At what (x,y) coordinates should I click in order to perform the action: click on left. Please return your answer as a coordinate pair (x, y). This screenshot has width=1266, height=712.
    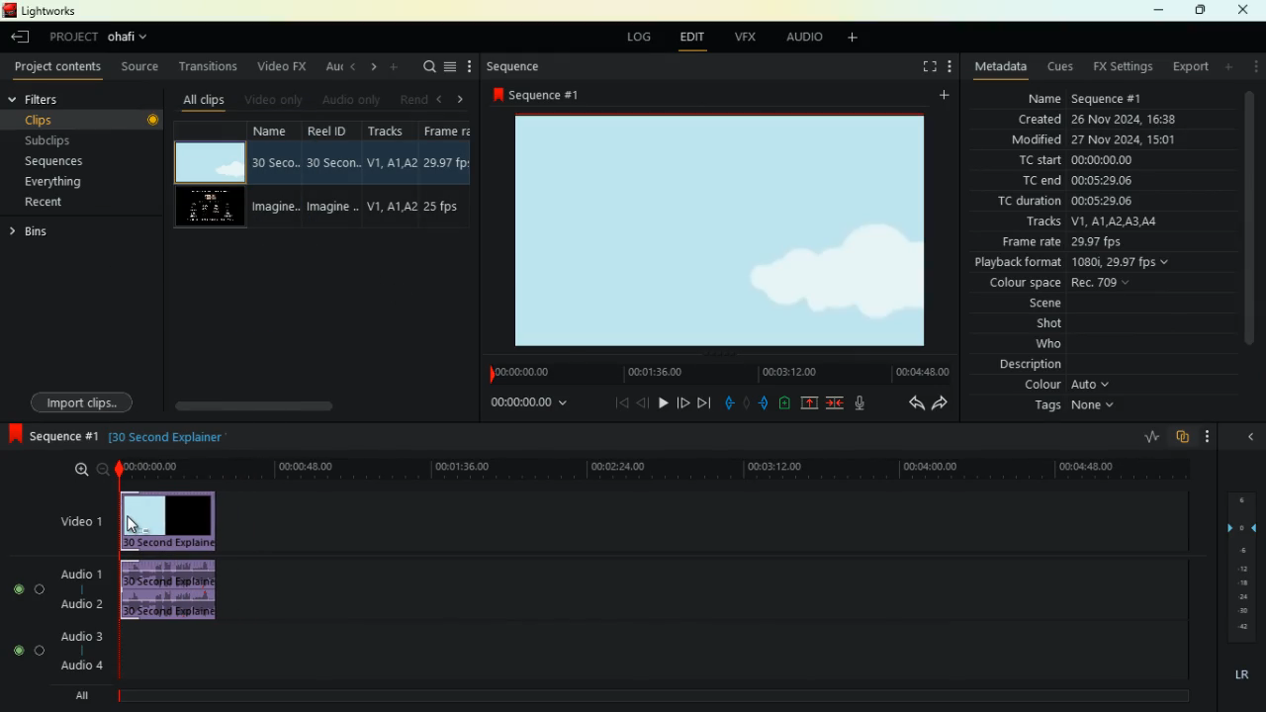
    Looking at the image, I should click on (352, 67).